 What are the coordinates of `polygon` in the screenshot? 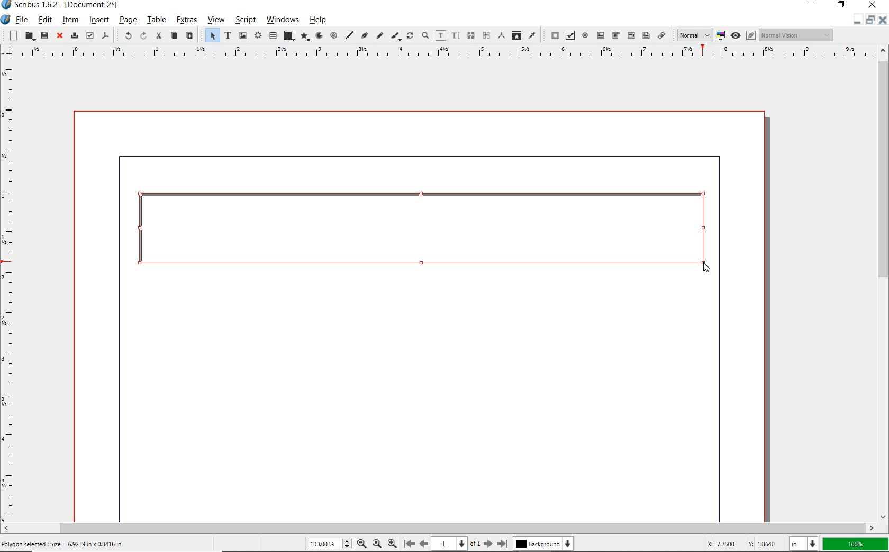 It's located at (306, 37).